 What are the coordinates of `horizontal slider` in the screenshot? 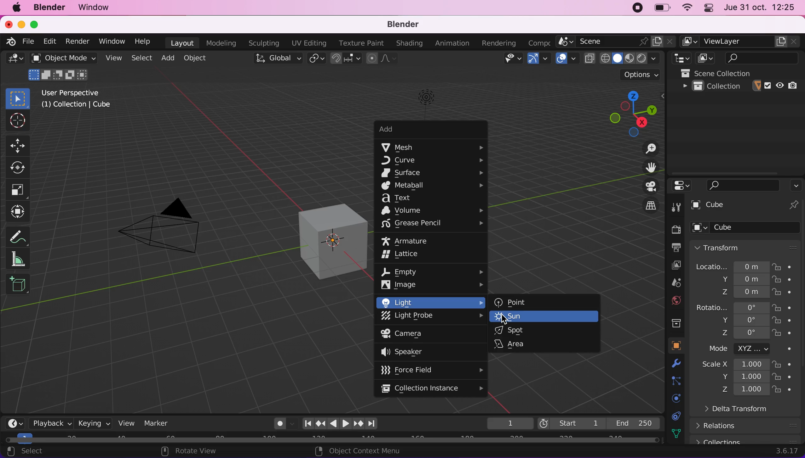 It's located at (332, 440).